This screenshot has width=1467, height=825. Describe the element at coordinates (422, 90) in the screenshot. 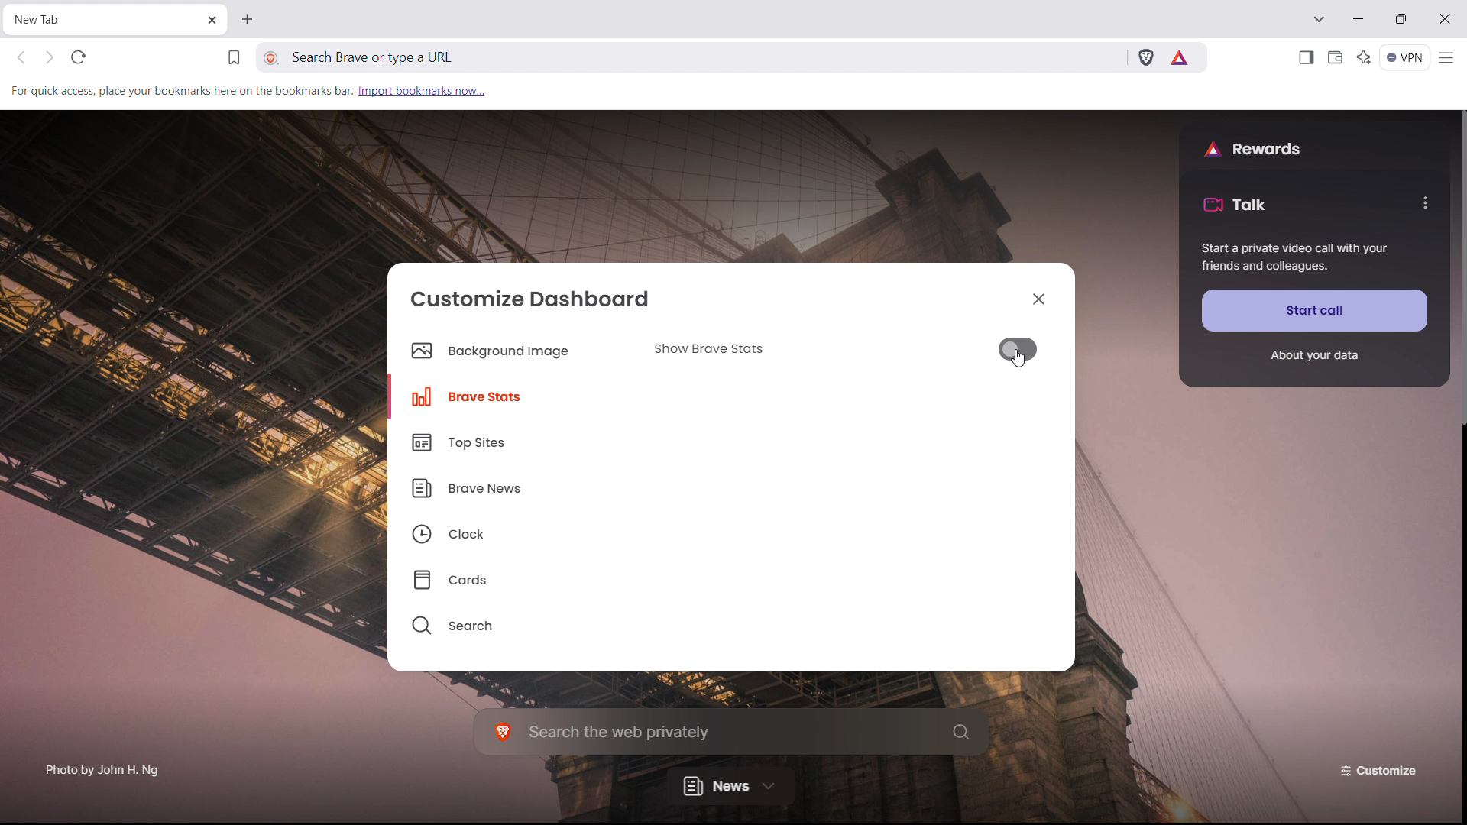

I see `import bookmarks now` at that location.